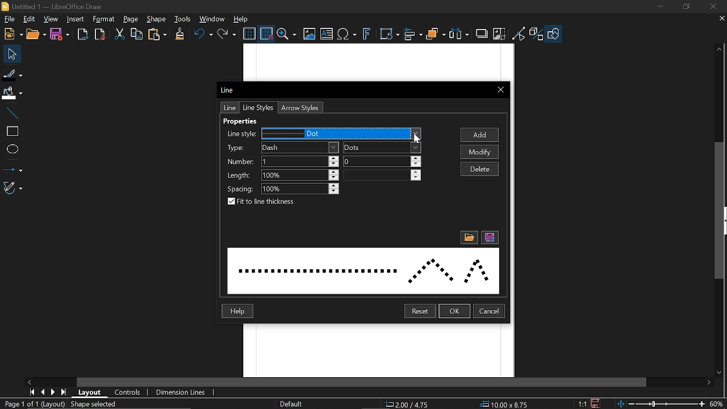 This screenshot has width=727, height=409. I want to click on Line, so click(227, 90).